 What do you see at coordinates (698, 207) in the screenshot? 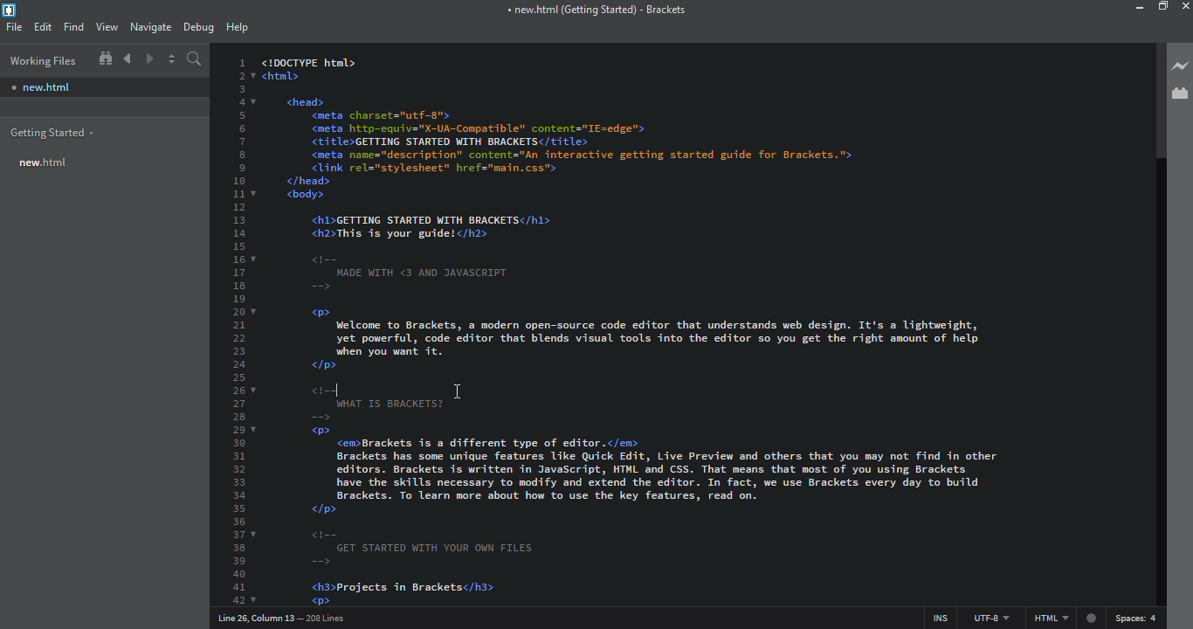
I see `test code` at bounding box center [698, 207].